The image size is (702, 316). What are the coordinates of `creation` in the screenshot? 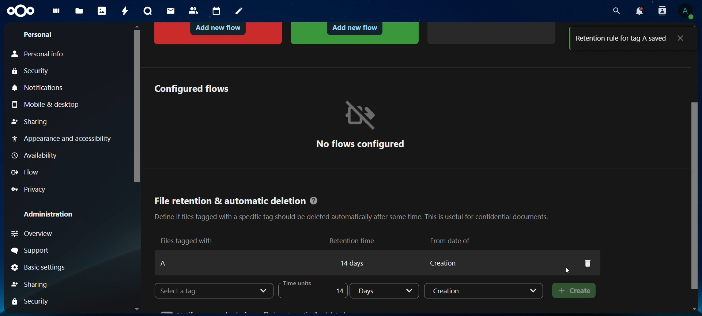 It's located at (483, 290).